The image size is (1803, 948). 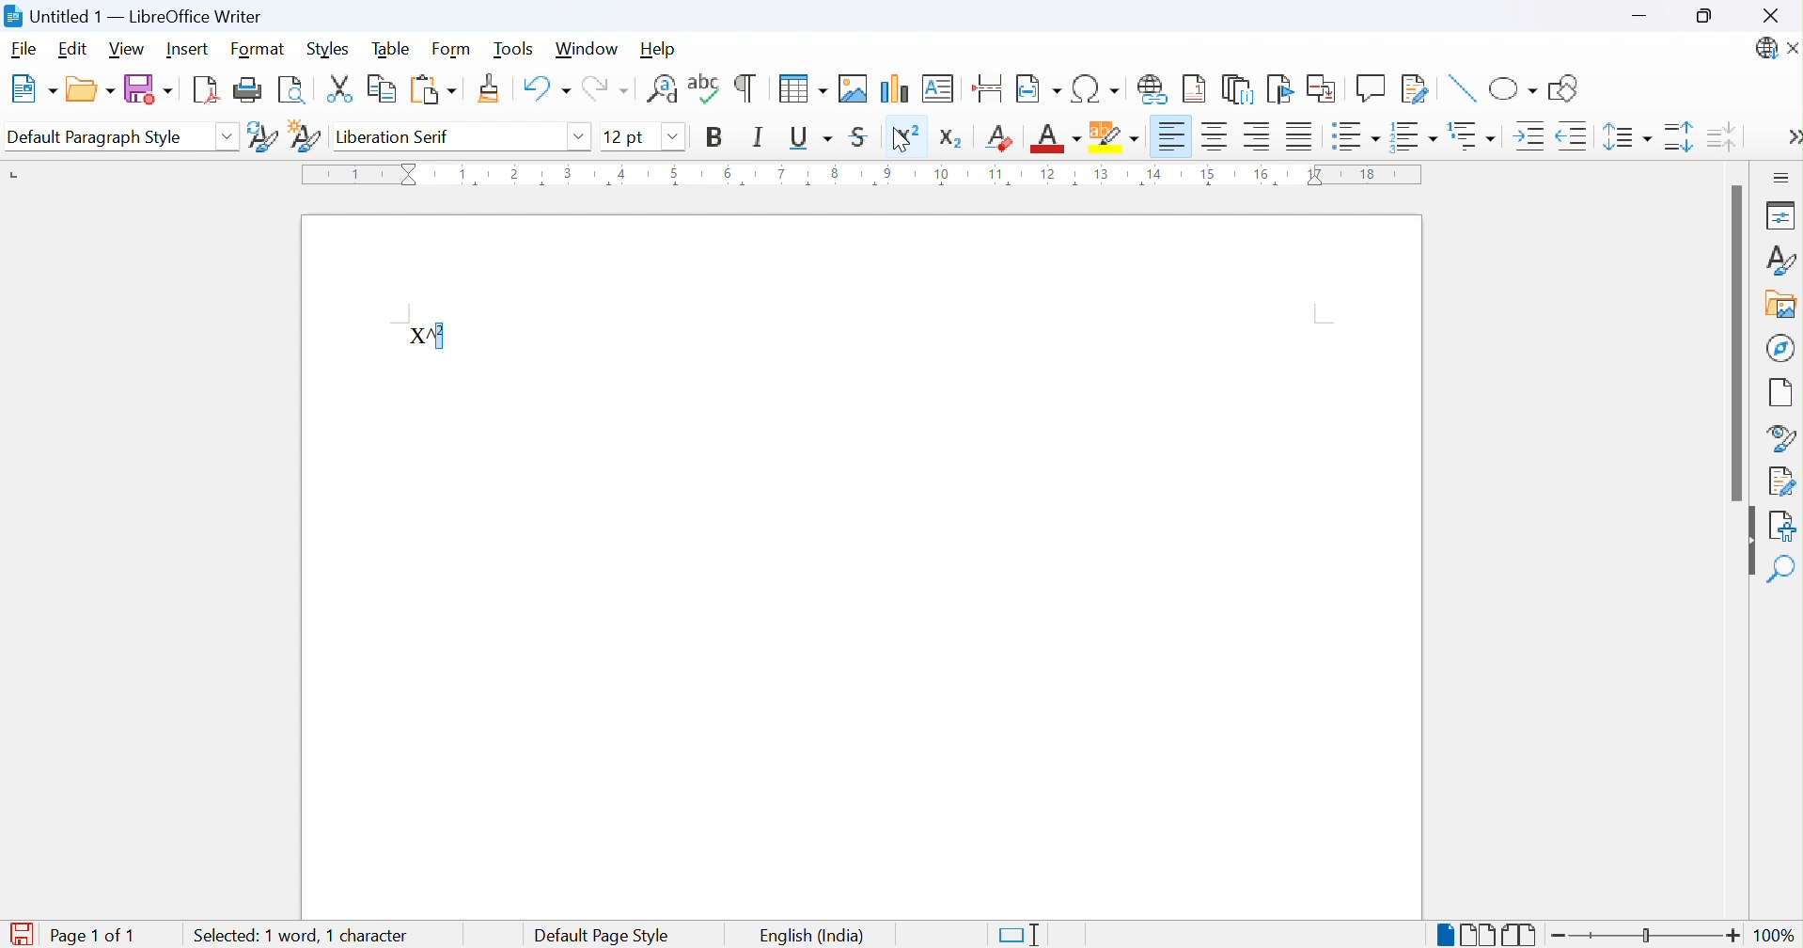 I want to click on Standard selection. Click to change selection mode., so click(x=1024, y=935).